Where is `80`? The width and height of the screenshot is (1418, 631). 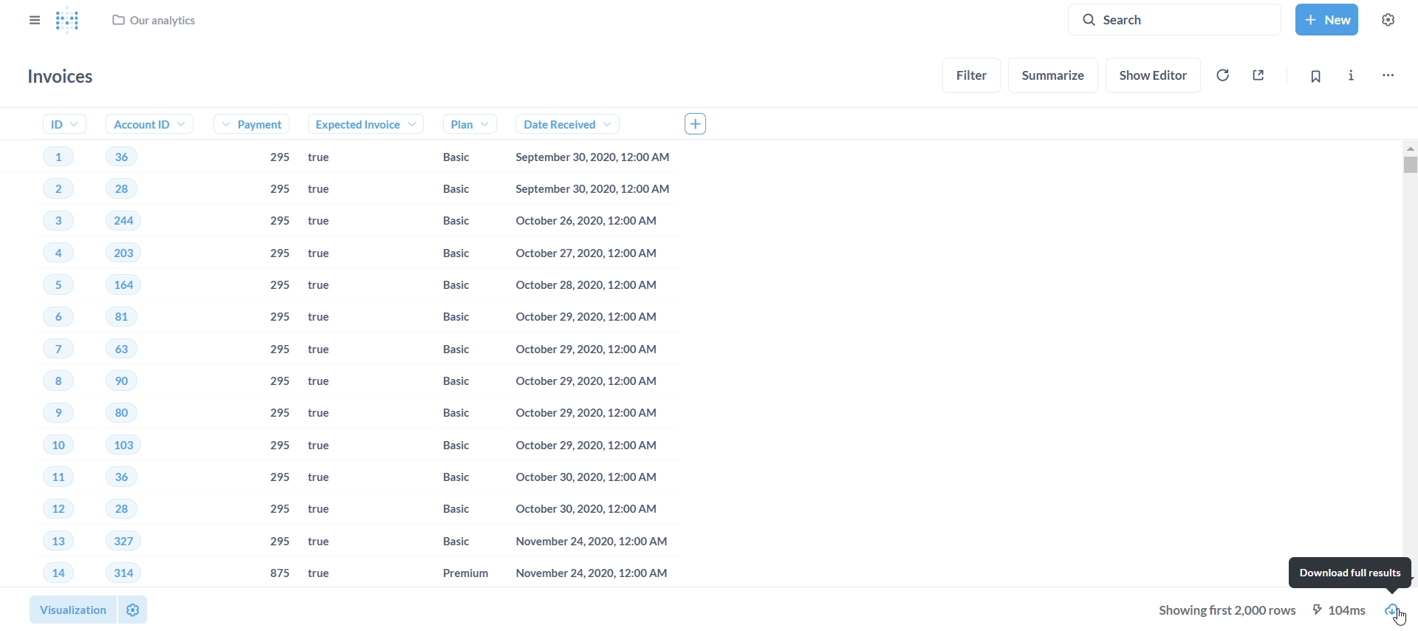 80 is located at coordinates (121, 415).